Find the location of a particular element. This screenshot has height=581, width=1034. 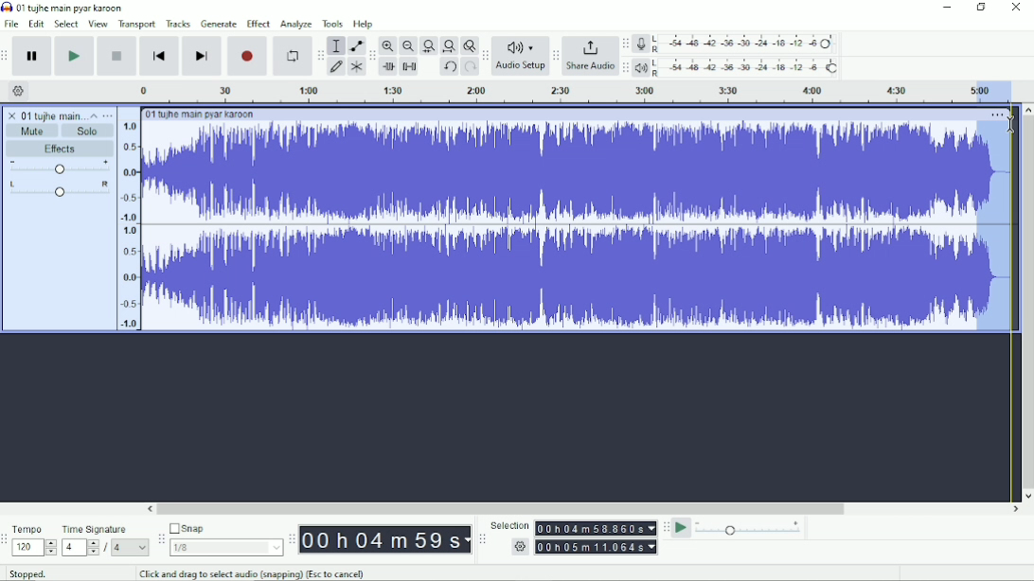

Transport is located at coordinates (136, 26).